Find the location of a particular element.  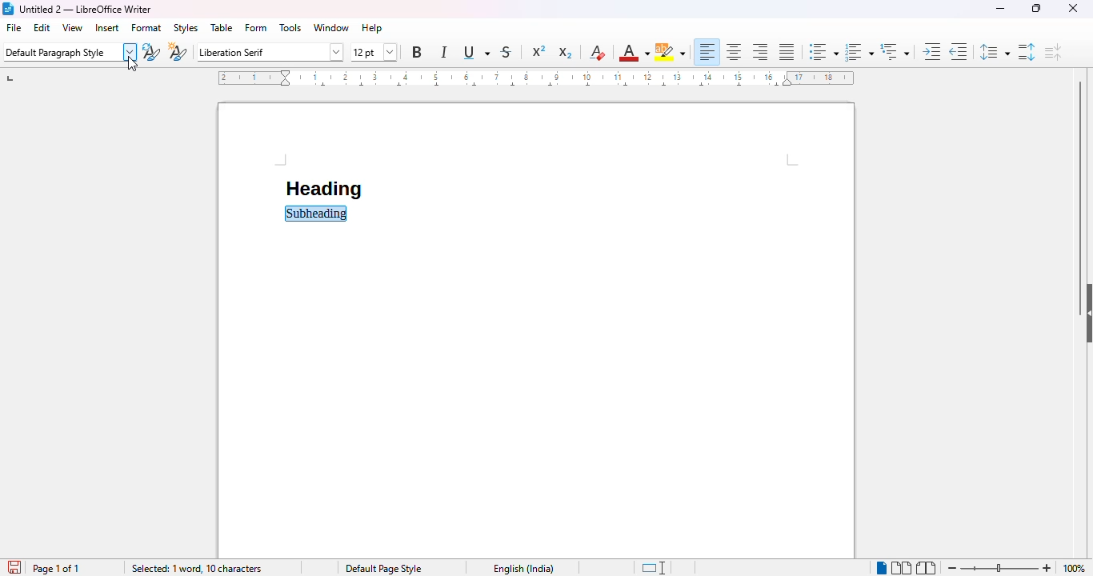

form is located at coordinates (256, 28).